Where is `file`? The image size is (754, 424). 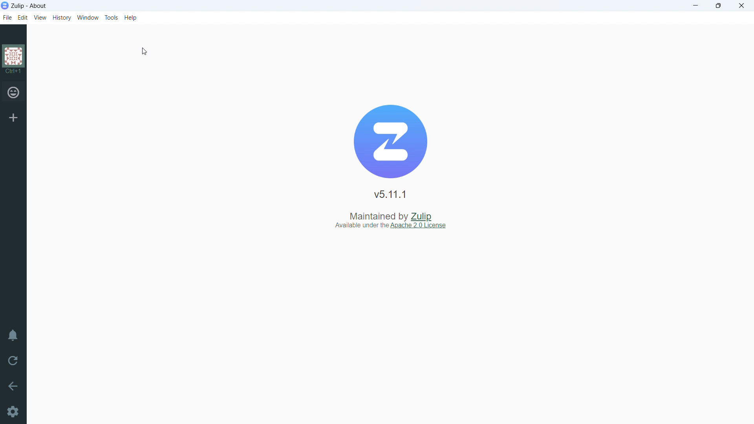 file is located at coordinates (7, 18).